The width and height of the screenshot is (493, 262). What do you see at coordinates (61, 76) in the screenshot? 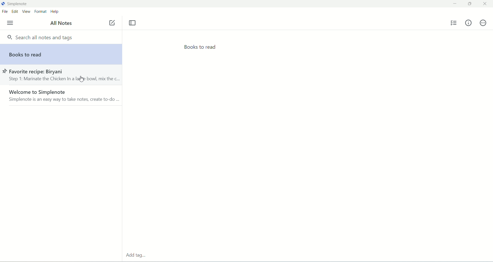
I see `favorite recipe` at bounding box center [61, 76].